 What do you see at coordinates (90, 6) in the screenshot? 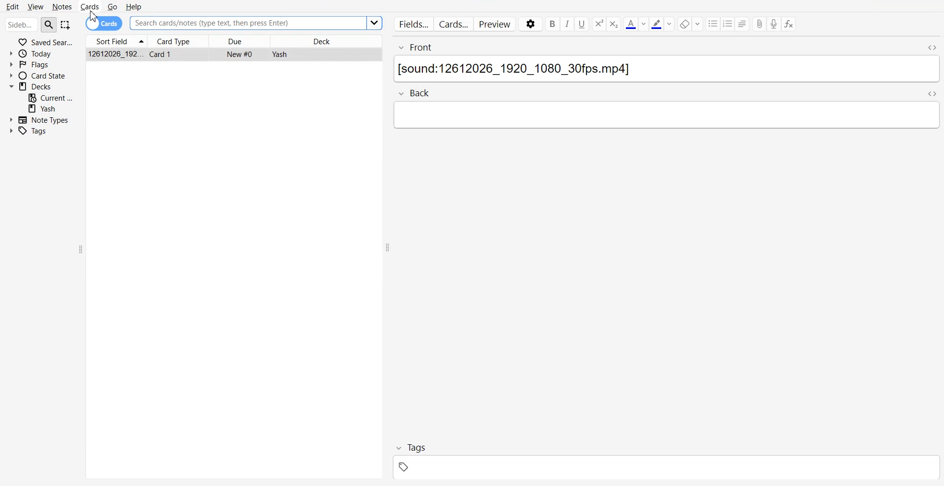
I see `Cards` at bounding box center [90, 6].